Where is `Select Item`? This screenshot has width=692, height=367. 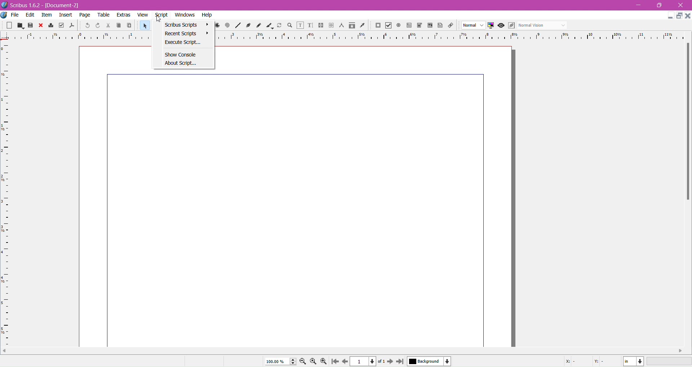 Select Item is located at coordinates (145, 25).